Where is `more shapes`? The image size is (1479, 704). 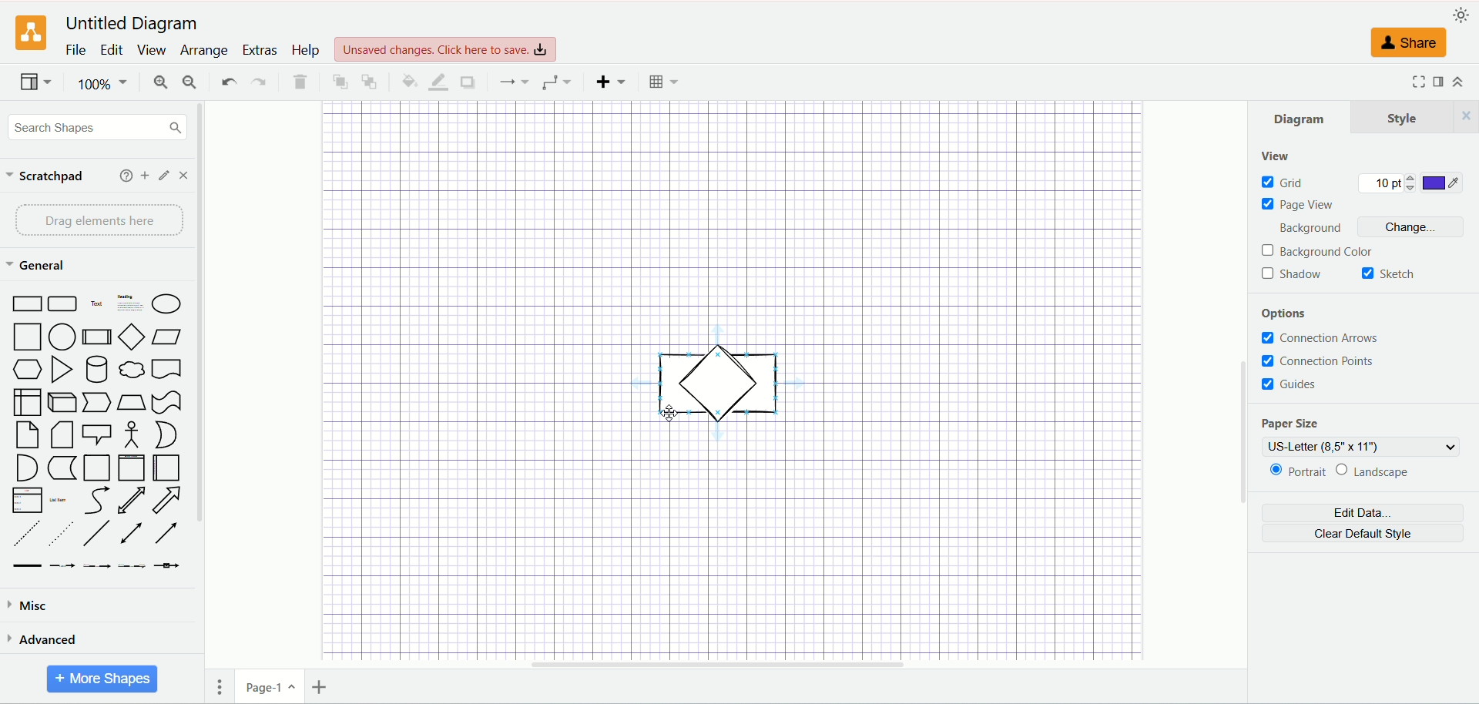
more shapes is located at coordinates (103, 677).